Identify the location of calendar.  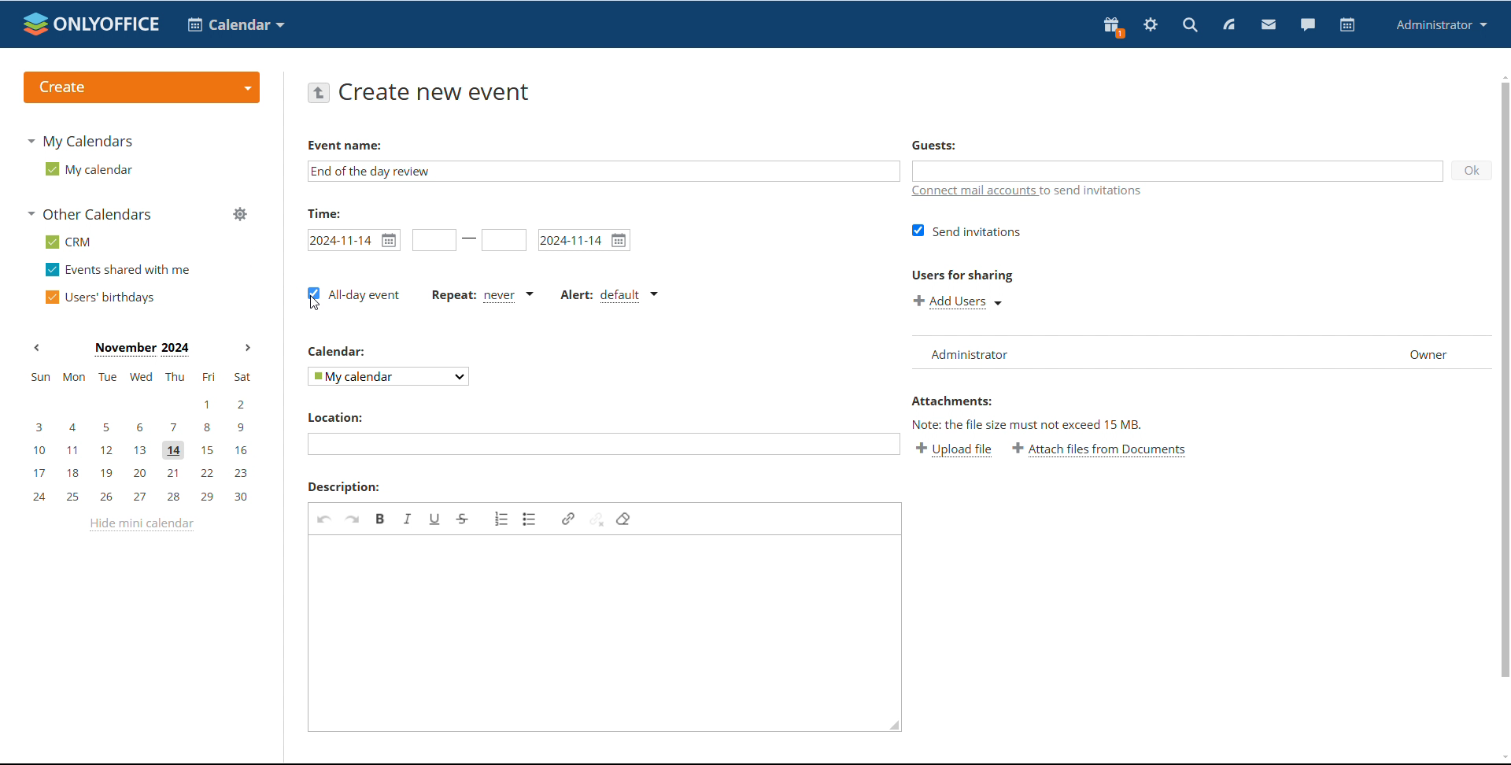
(338, 351).